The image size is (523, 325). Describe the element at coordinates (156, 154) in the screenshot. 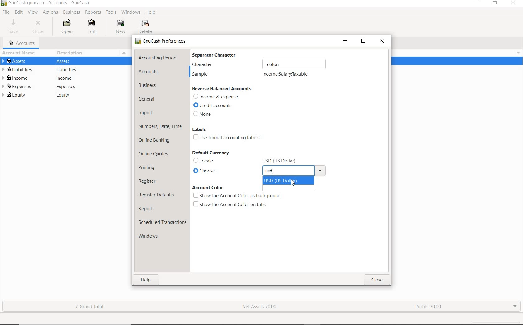

I see `online quotes` at that location.